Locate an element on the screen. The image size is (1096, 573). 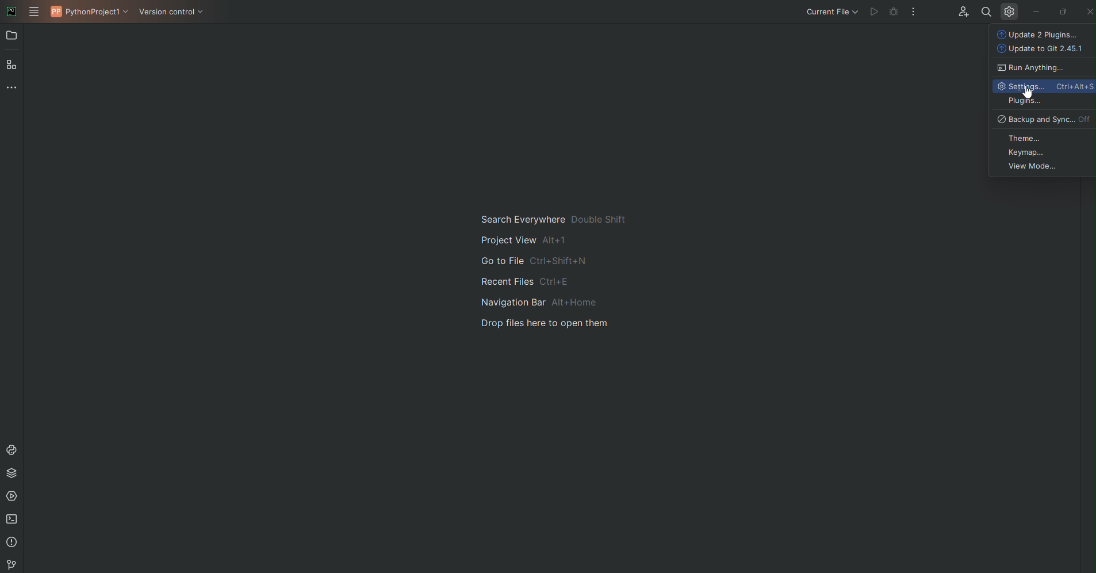
Version Control is located at coordinates (9, 565).